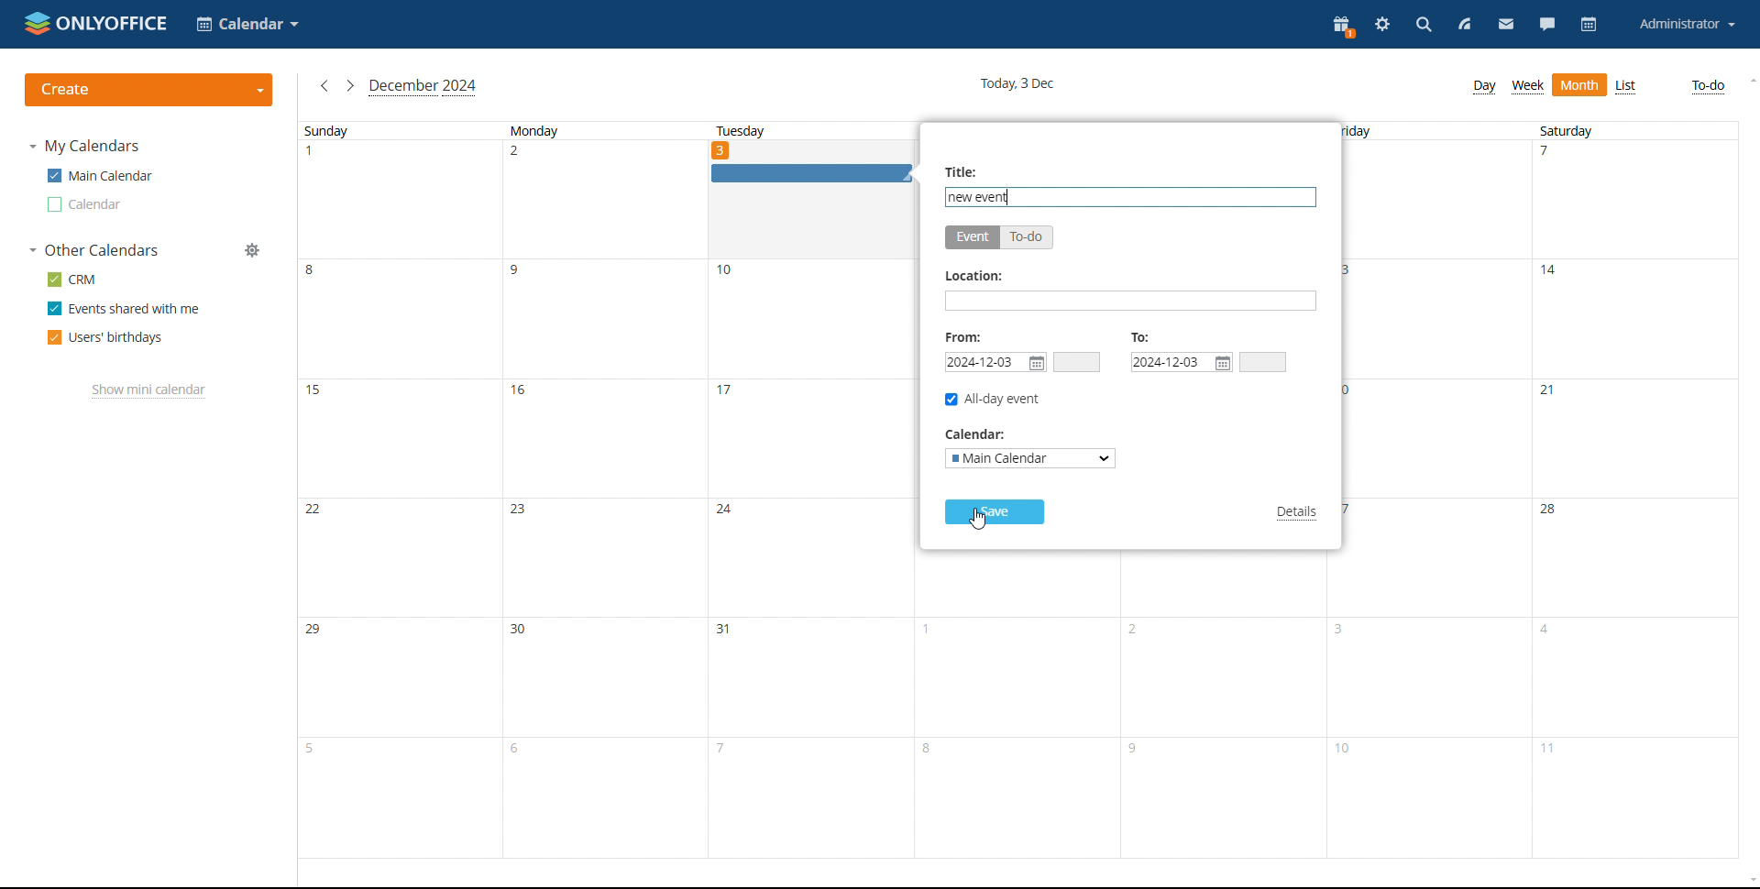 Image resolution: width=1760 pixels, height=889 pixels. What do you see at coordinates (1626, 87) in the screenshot?
I see `list view` at bounding box center [1626, 87].